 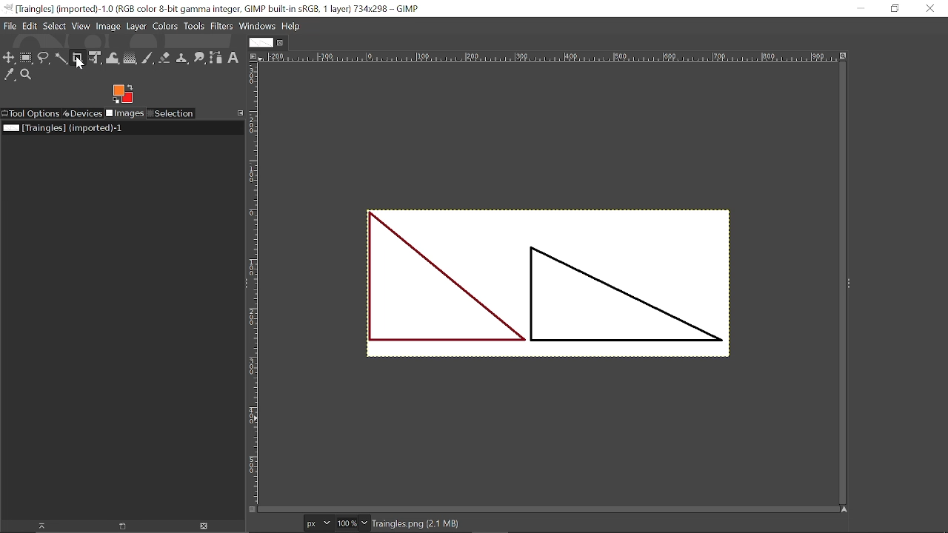 What do you see at coordinates (845, 509) in the screenshot?
I see `Navigate the image display` at bounding box center [845, 509].